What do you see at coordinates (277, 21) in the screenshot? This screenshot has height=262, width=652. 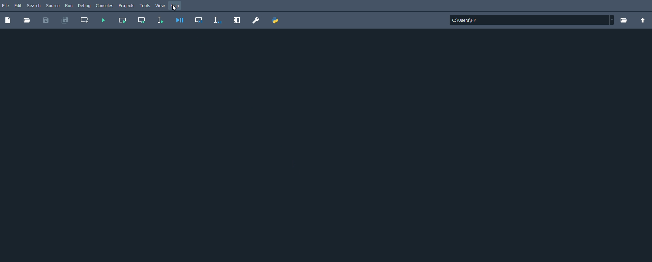 I see `PYTHONPATH manager` at bounding box center [277, 21].